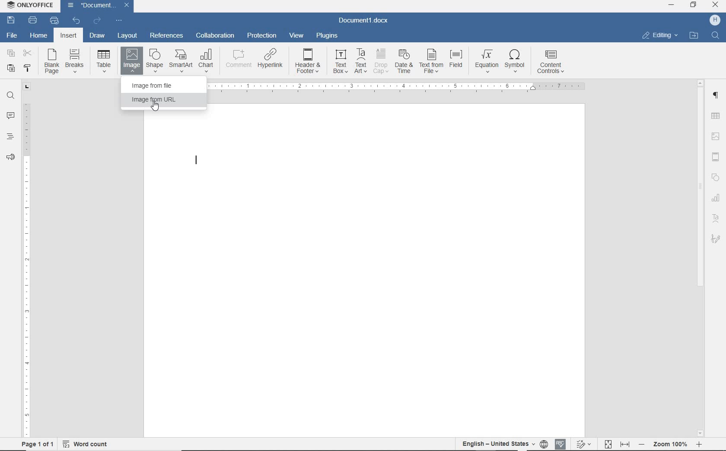 The image size is (726, 451). What do you see at coordinates (339, 62) in the screenshot?
I see `text box` at bounding box center [339, 62].